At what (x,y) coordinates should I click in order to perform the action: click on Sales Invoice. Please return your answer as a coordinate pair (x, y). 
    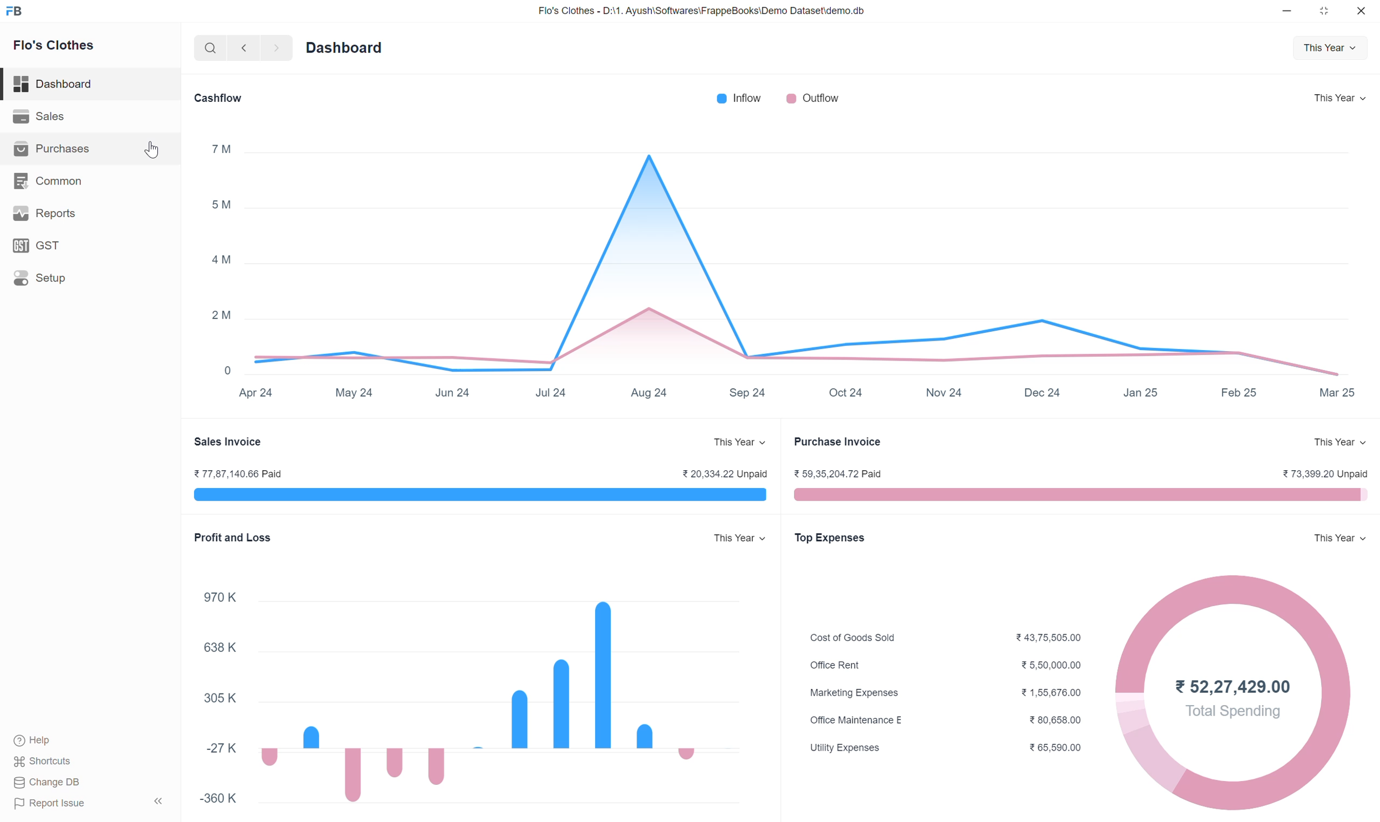
    Looking at the image, I should click on (234, 443).